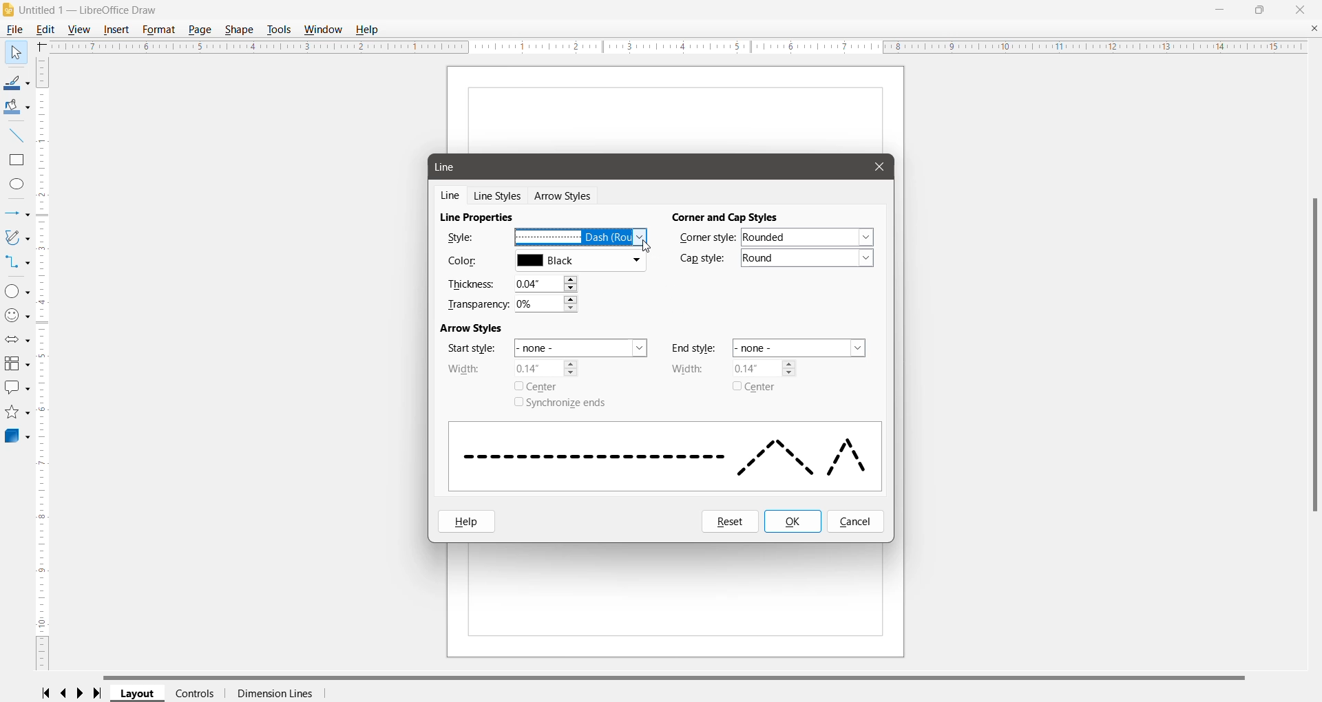 The height and width of the screenshot is (702, 1322). I want to click on Line Properties, so click(480, 217).